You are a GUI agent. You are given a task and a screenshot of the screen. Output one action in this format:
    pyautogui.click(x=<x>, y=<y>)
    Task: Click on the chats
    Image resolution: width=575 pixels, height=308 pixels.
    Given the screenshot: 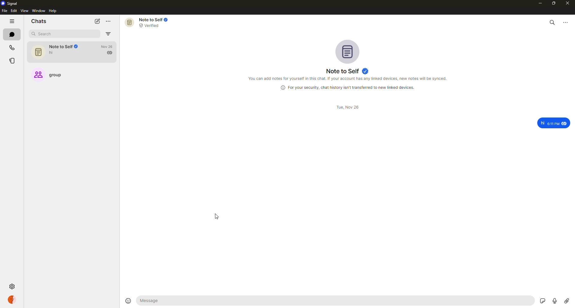 What is the action you would take?
    pyautogui.click(x=39, y=22)
    